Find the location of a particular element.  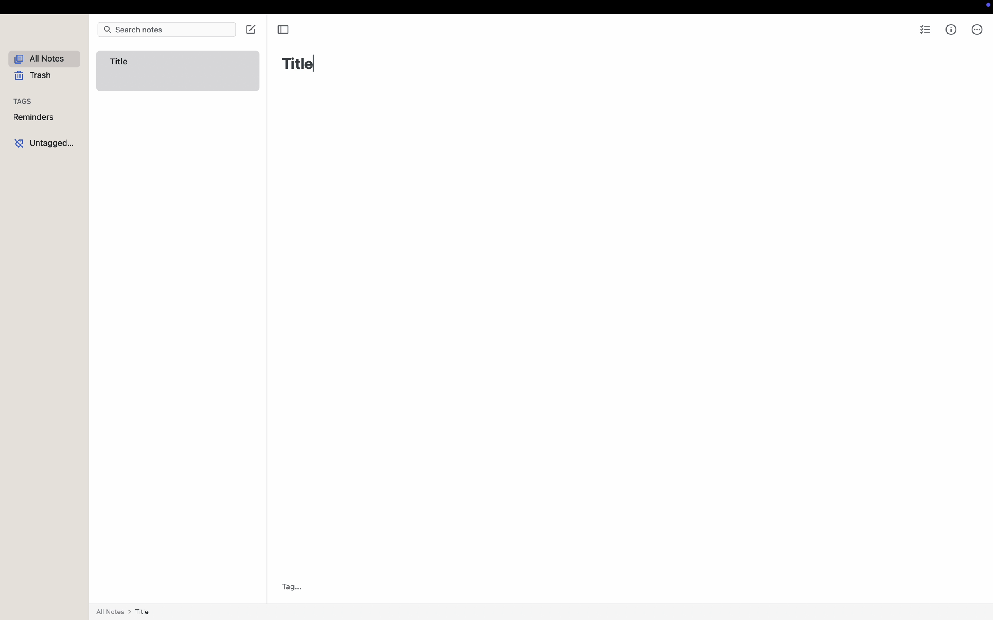

toggle sidebar is located at coordinates (283, 30).